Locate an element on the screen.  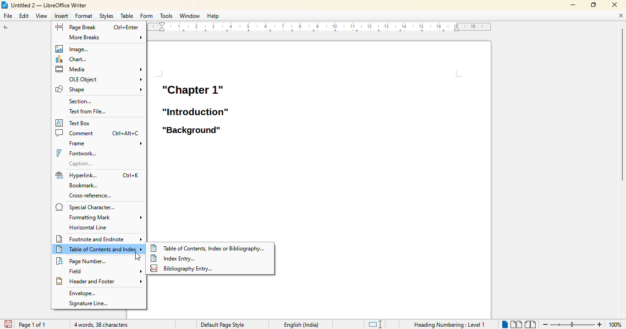
zoom out is located at coordinates (544, 325).